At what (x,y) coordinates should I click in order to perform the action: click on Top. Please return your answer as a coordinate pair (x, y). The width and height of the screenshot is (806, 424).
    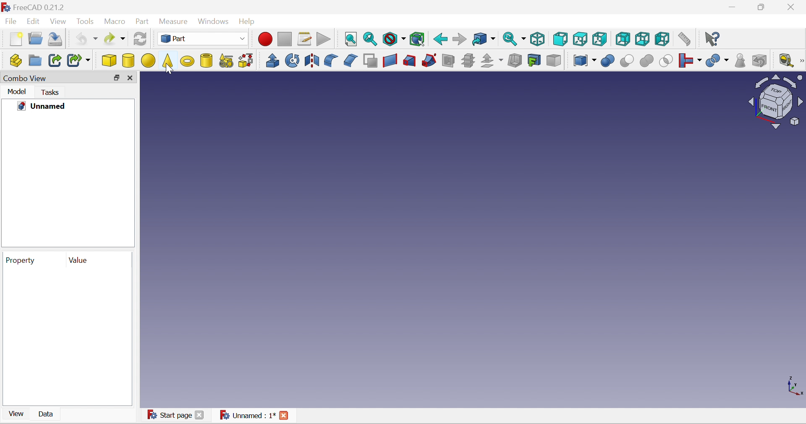
    Looking at the image, I should click on (581, 39).